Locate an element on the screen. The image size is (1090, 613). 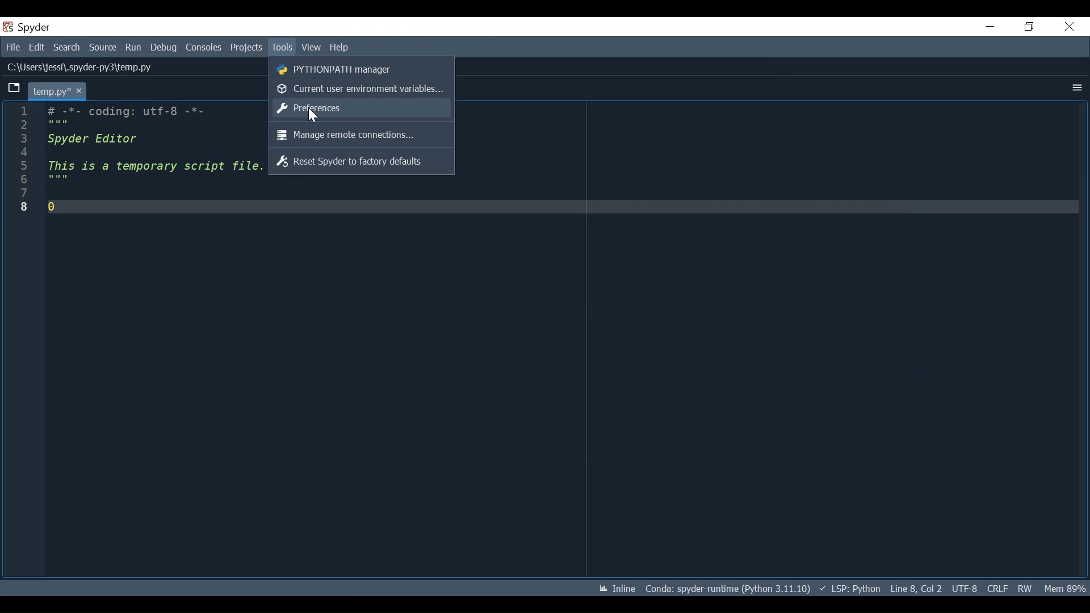
Tools is located at coordinates (281, 48).